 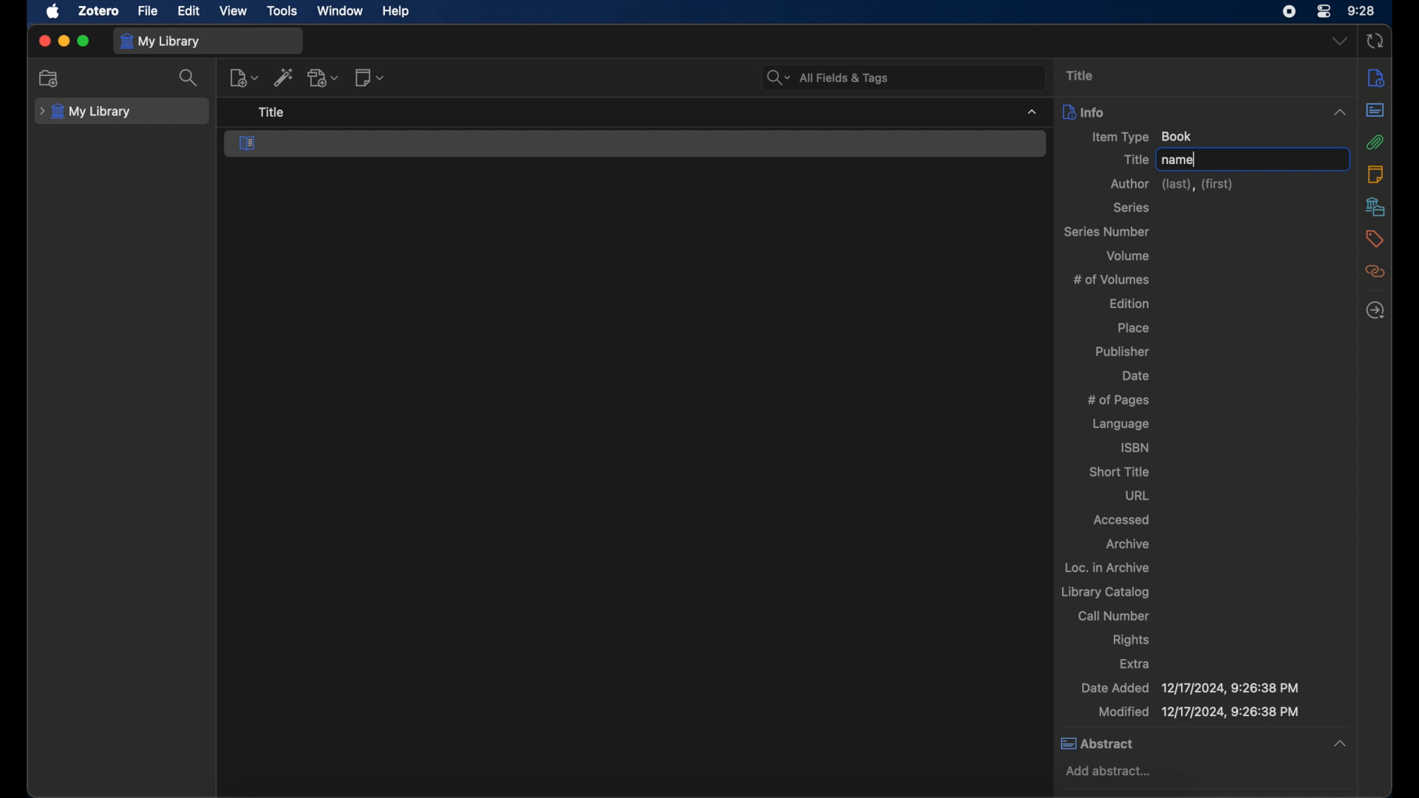 What do you see at coordinates (1199, 711) in the screenshot?
I see `modified` at bounding box center [1199, 711].